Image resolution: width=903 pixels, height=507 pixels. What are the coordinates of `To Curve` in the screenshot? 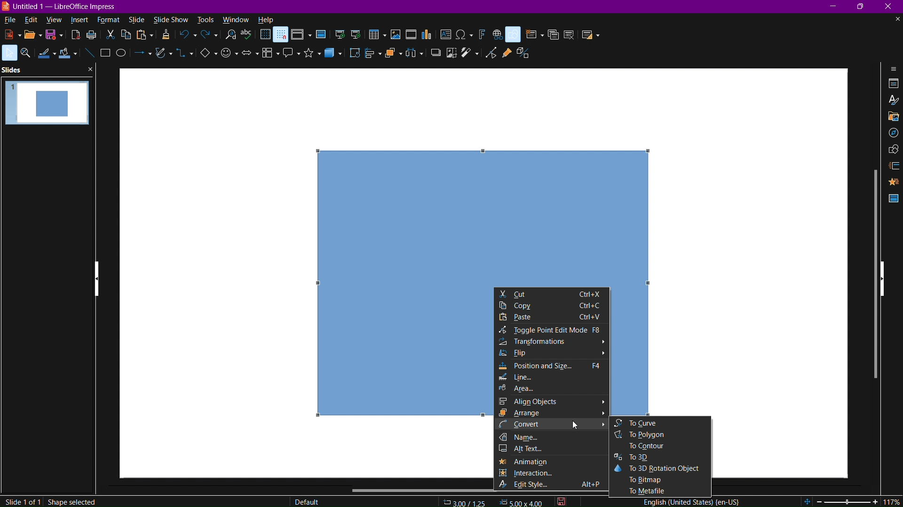 It's located at (659, 422).